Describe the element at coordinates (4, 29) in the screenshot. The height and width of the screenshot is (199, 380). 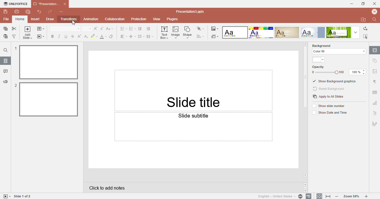
I see `Copy` at that location.